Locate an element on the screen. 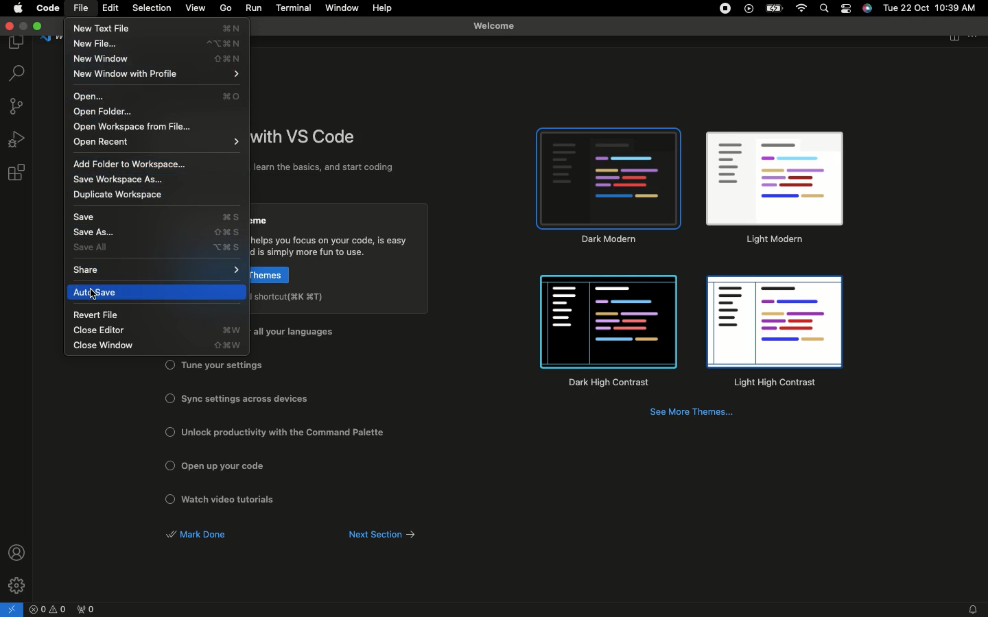 Image resolution: width=988 pixels, height=617 pixels. VSCode extension is located at coordinates (749, 10).